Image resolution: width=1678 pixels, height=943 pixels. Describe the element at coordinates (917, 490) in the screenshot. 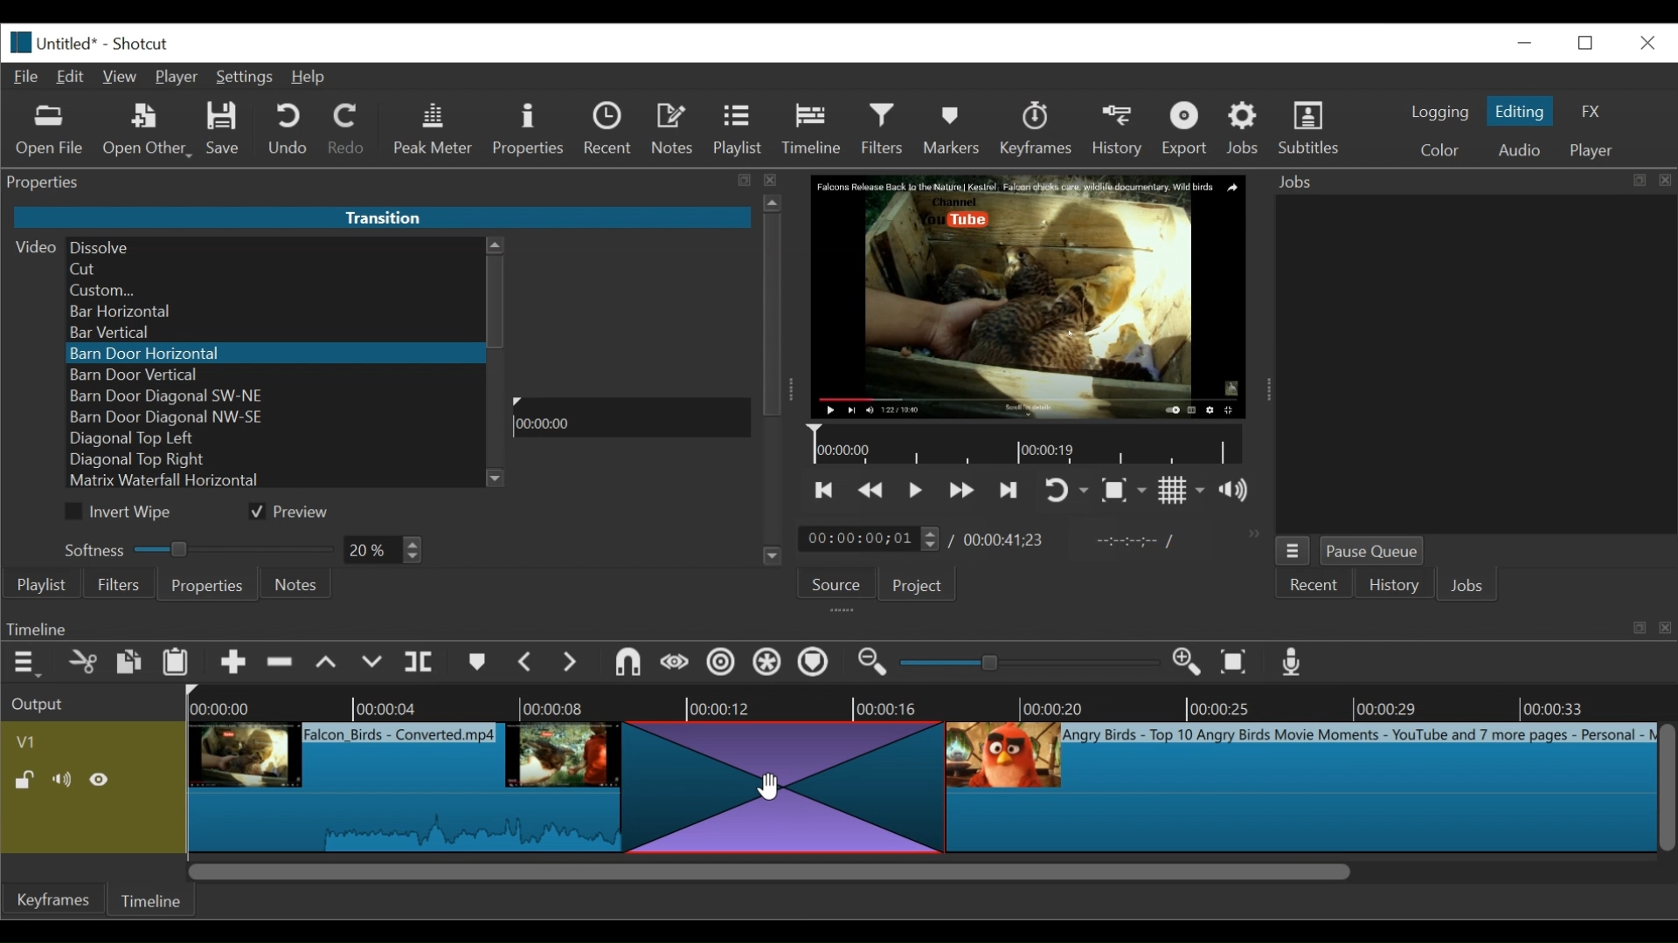

I see `Toggle play or pause (space)` at that location.